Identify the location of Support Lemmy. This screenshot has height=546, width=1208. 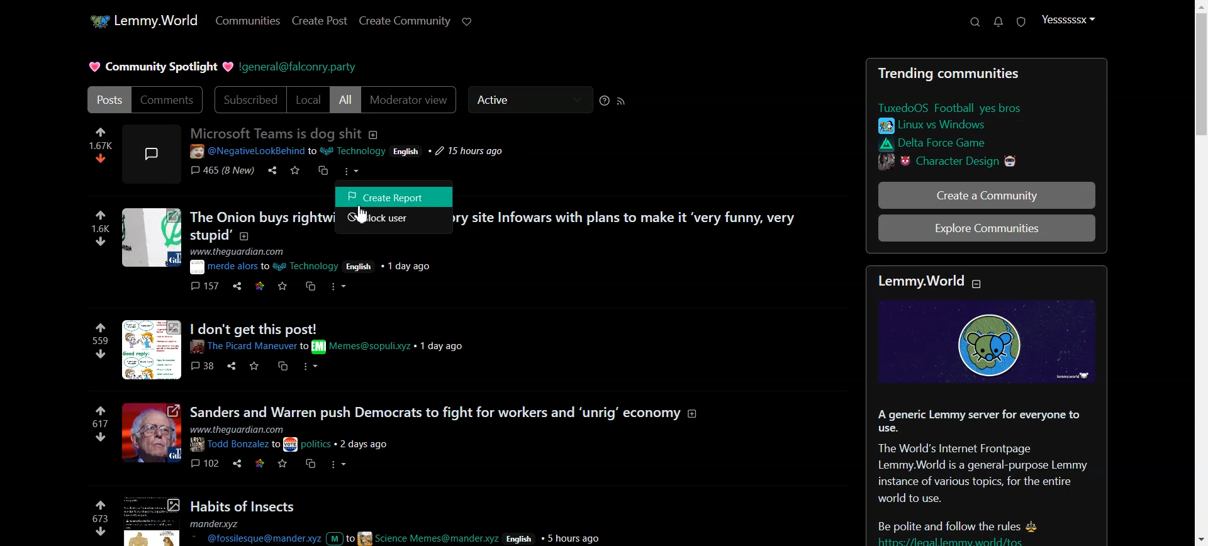
(467, 22).